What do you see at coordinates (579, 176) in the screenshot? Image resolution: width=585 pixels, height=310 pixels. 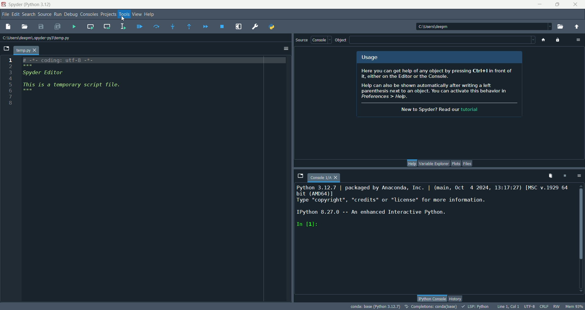 I see `options` at bounding box center [579, 176].